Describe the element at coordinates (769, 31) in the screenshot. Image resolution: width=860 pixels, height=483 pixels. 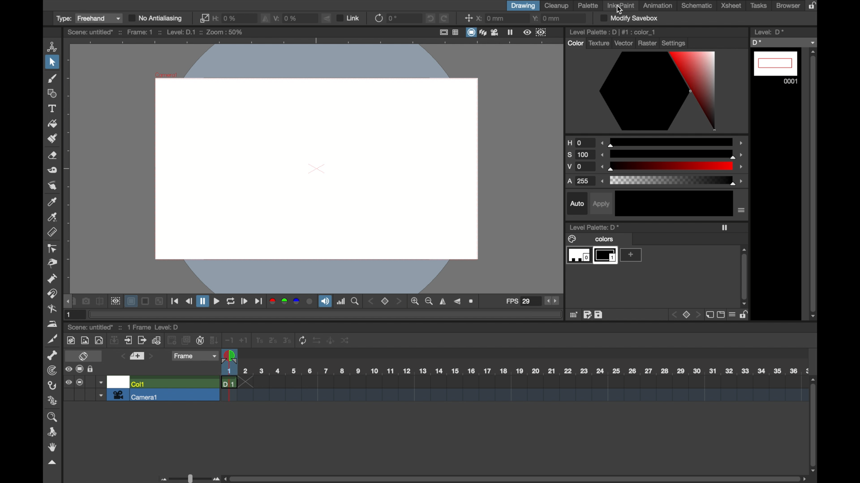
I see `level` at that location.